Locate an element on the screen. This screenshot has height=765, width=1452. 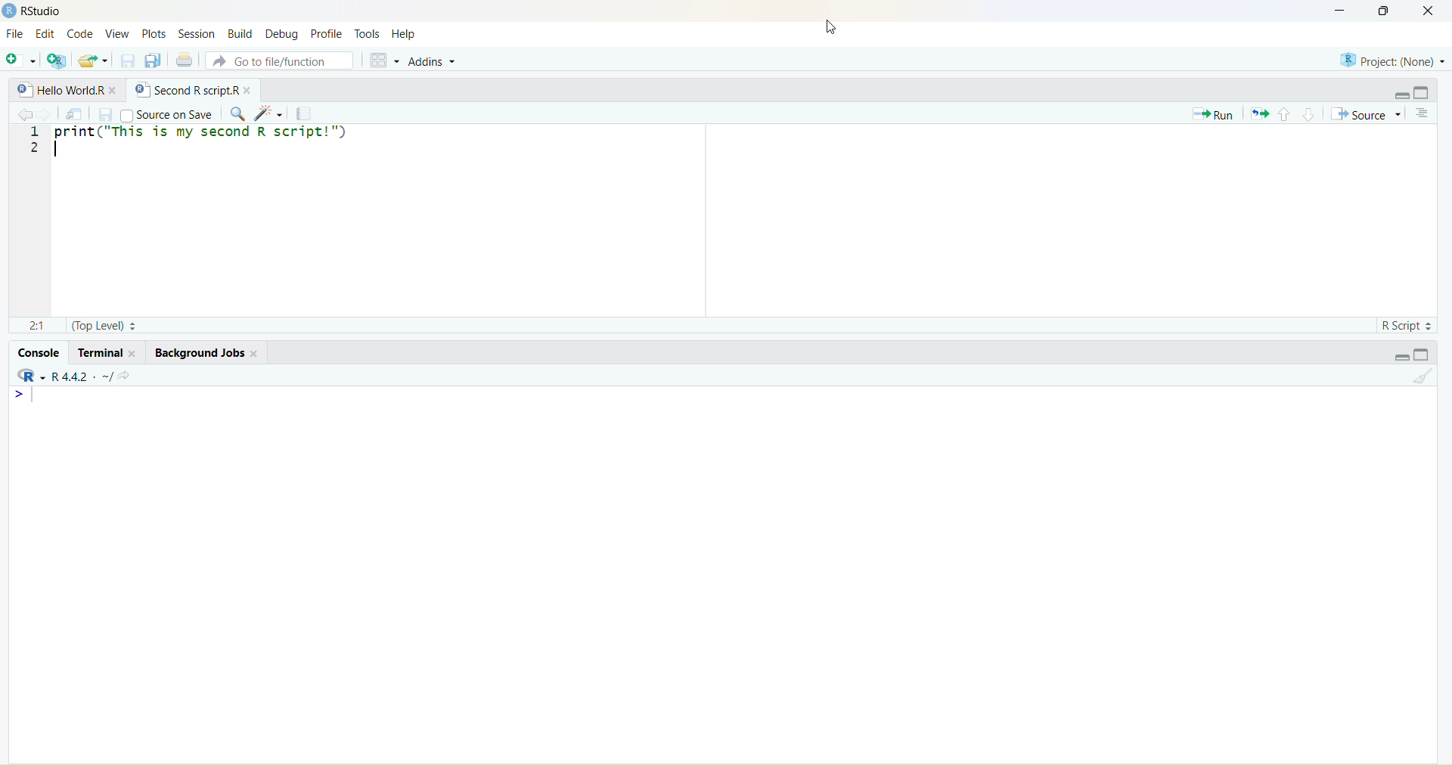
Close is located at coordinates (1429, 12).